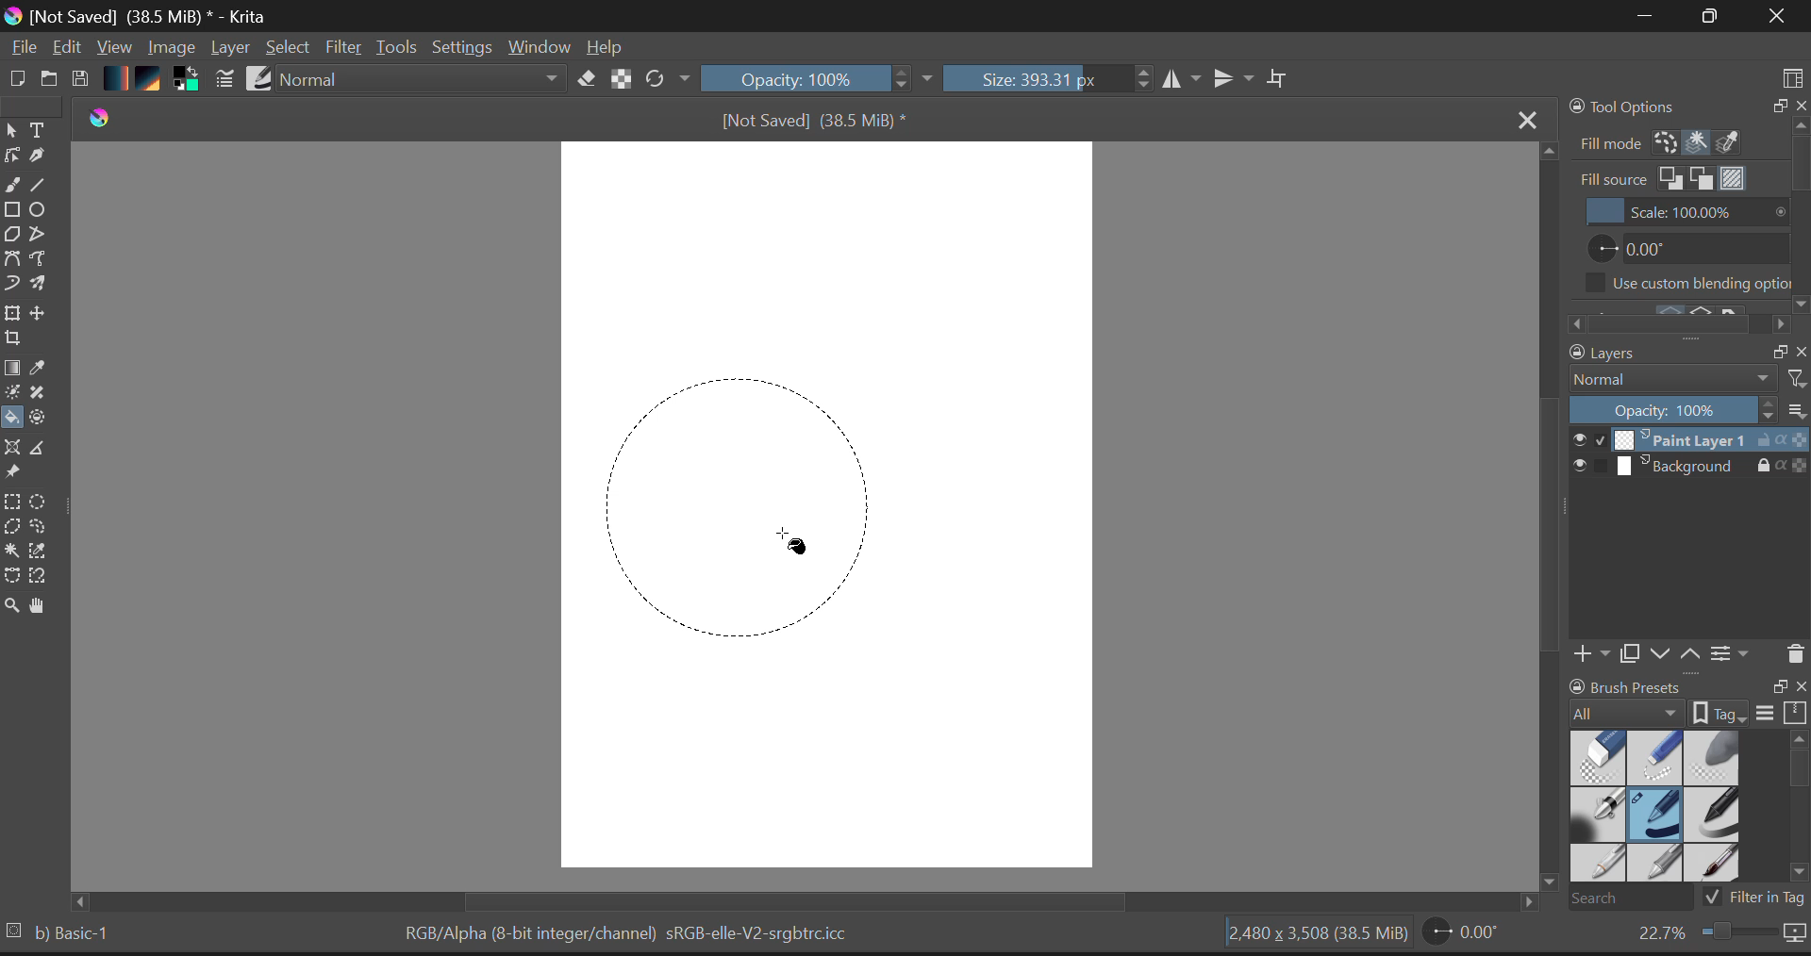 This screenshot has width=1811, height=956. Describe the element at coordinates (39, 130) in the screenshot. I see `Text` at that location.